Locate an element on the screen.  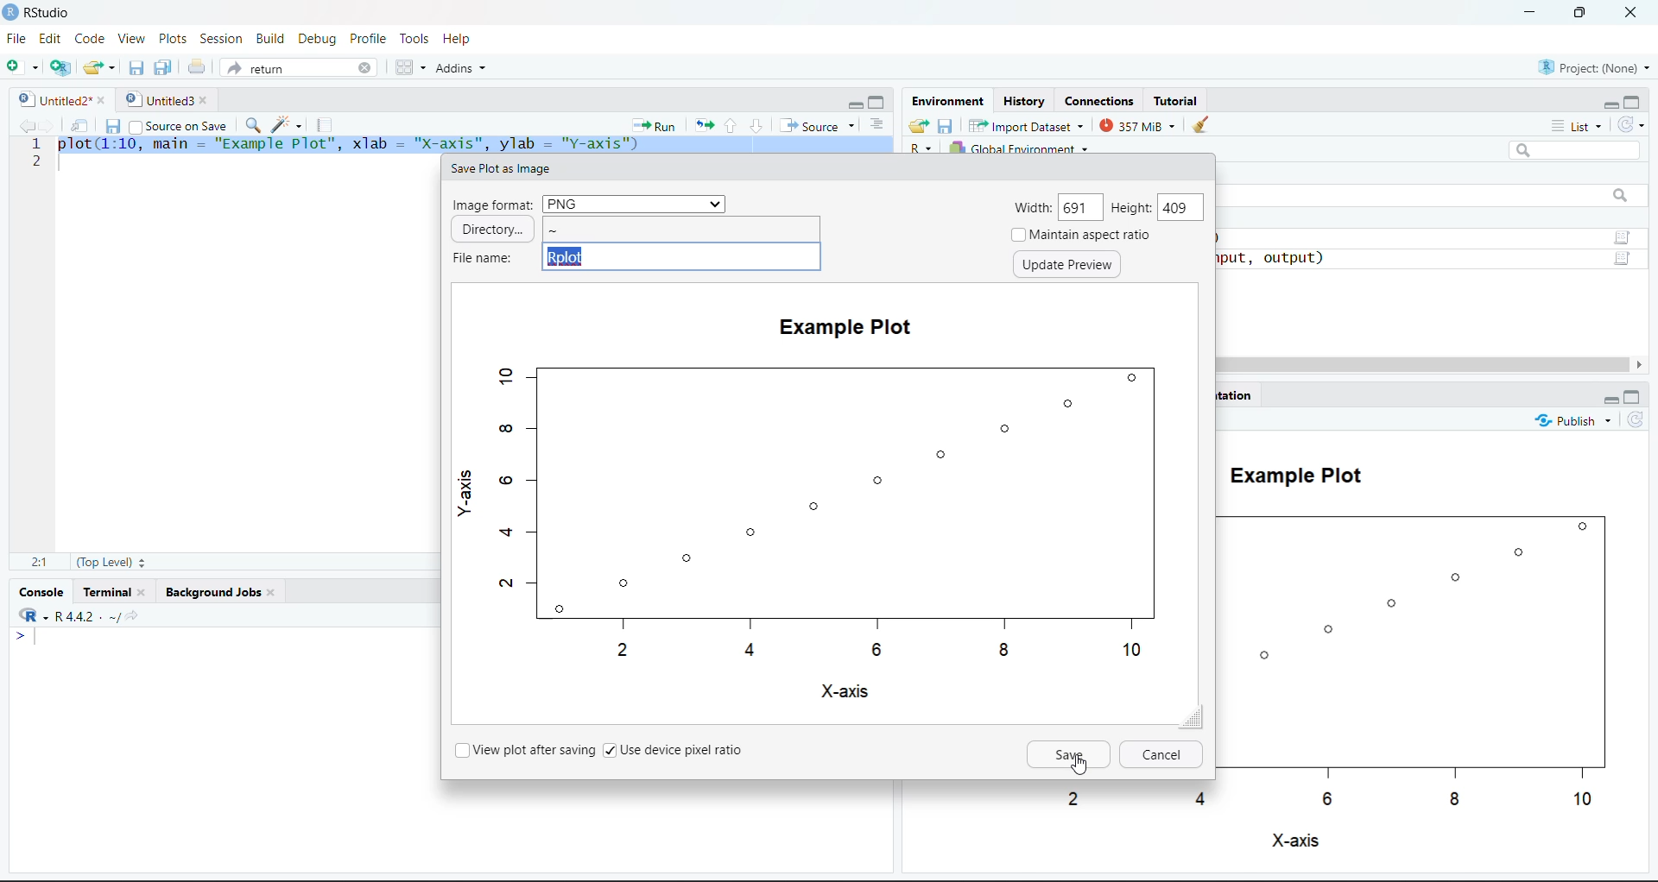
Close is located at coordinates (1634, 15).